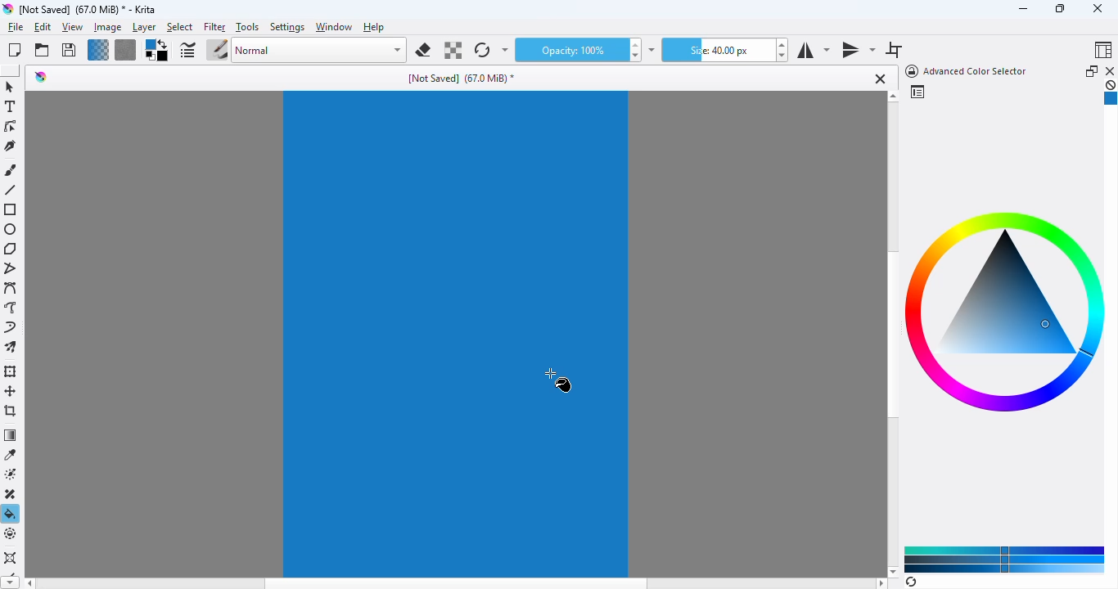 Image resolution: width=1118 pixels, height=589 pixels. Describe the element at coordinates (73, 28) in the screenshot. I see `view` at that location.